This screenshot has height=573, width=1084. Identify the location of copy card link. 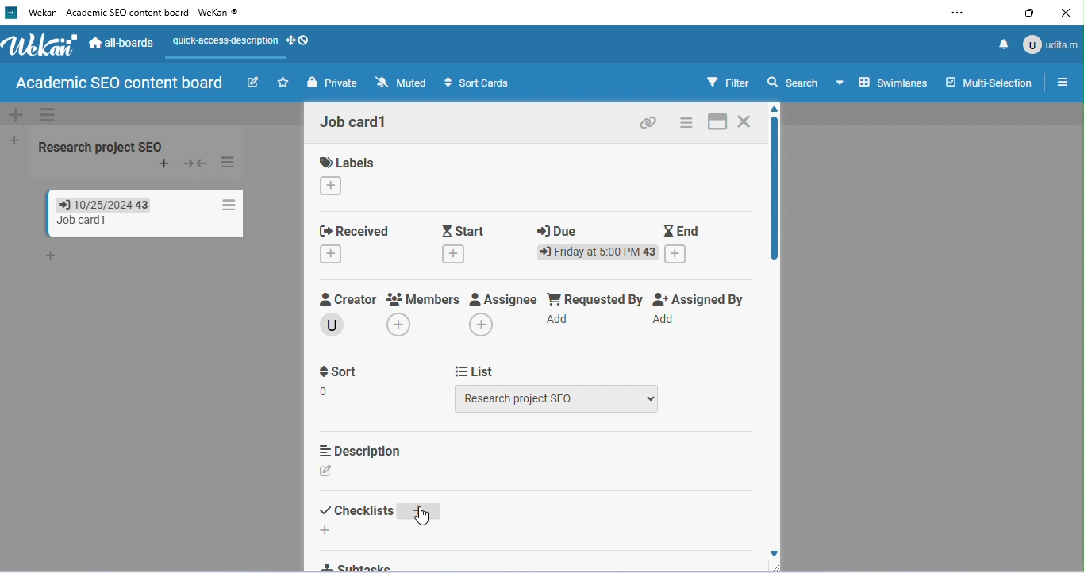
(648, 124).